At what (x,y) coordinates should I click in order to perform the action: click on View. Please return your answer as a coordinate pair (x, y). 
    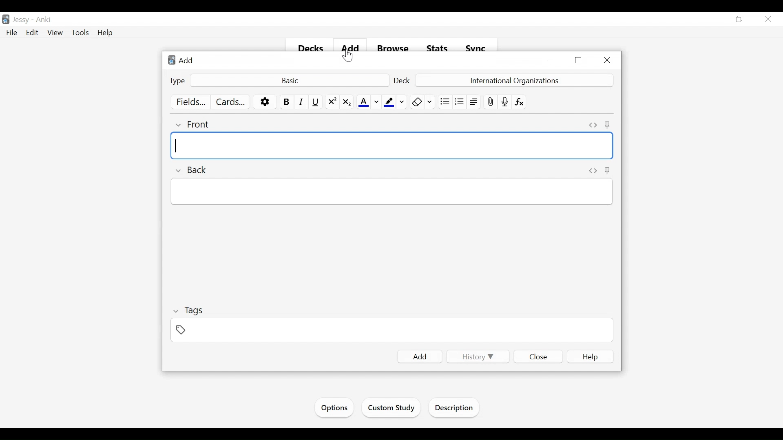
    Looking at the image, I should click on (55, 32).